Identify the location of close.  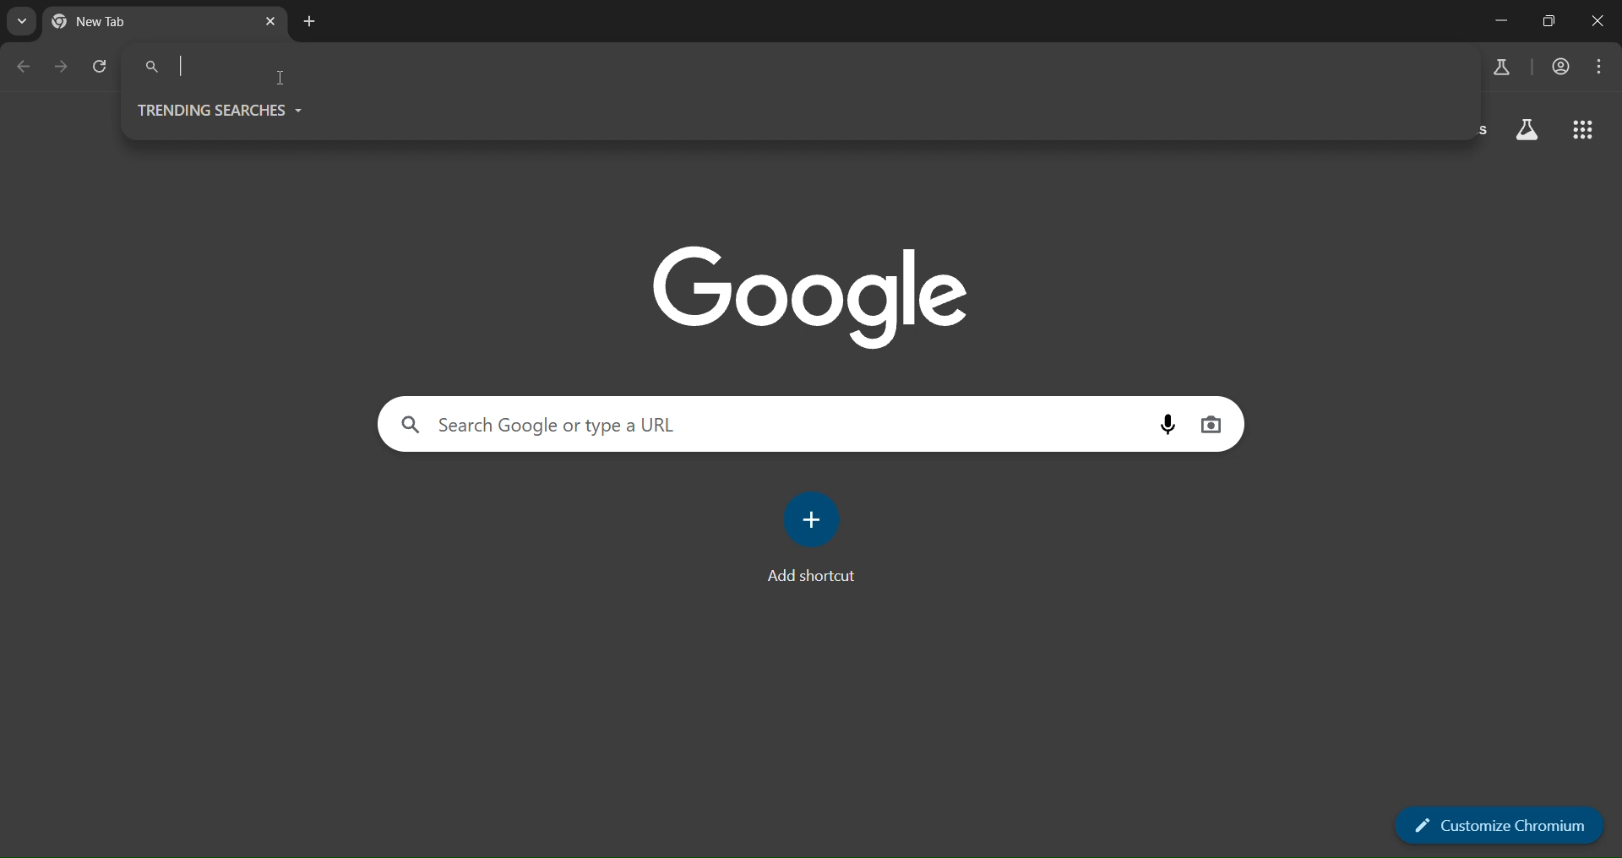
(1600, 23).